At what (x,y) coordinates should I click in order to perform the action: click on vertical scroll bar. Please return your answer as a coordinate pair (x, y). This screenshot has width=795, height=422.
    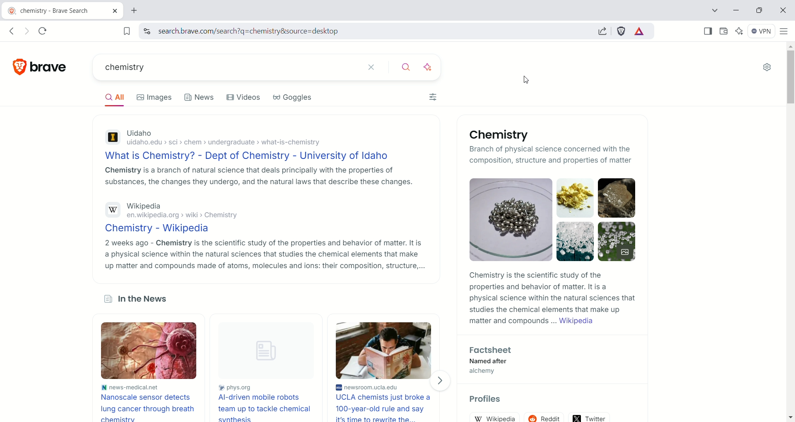
    Looking at the image, I should click on (790, 233).